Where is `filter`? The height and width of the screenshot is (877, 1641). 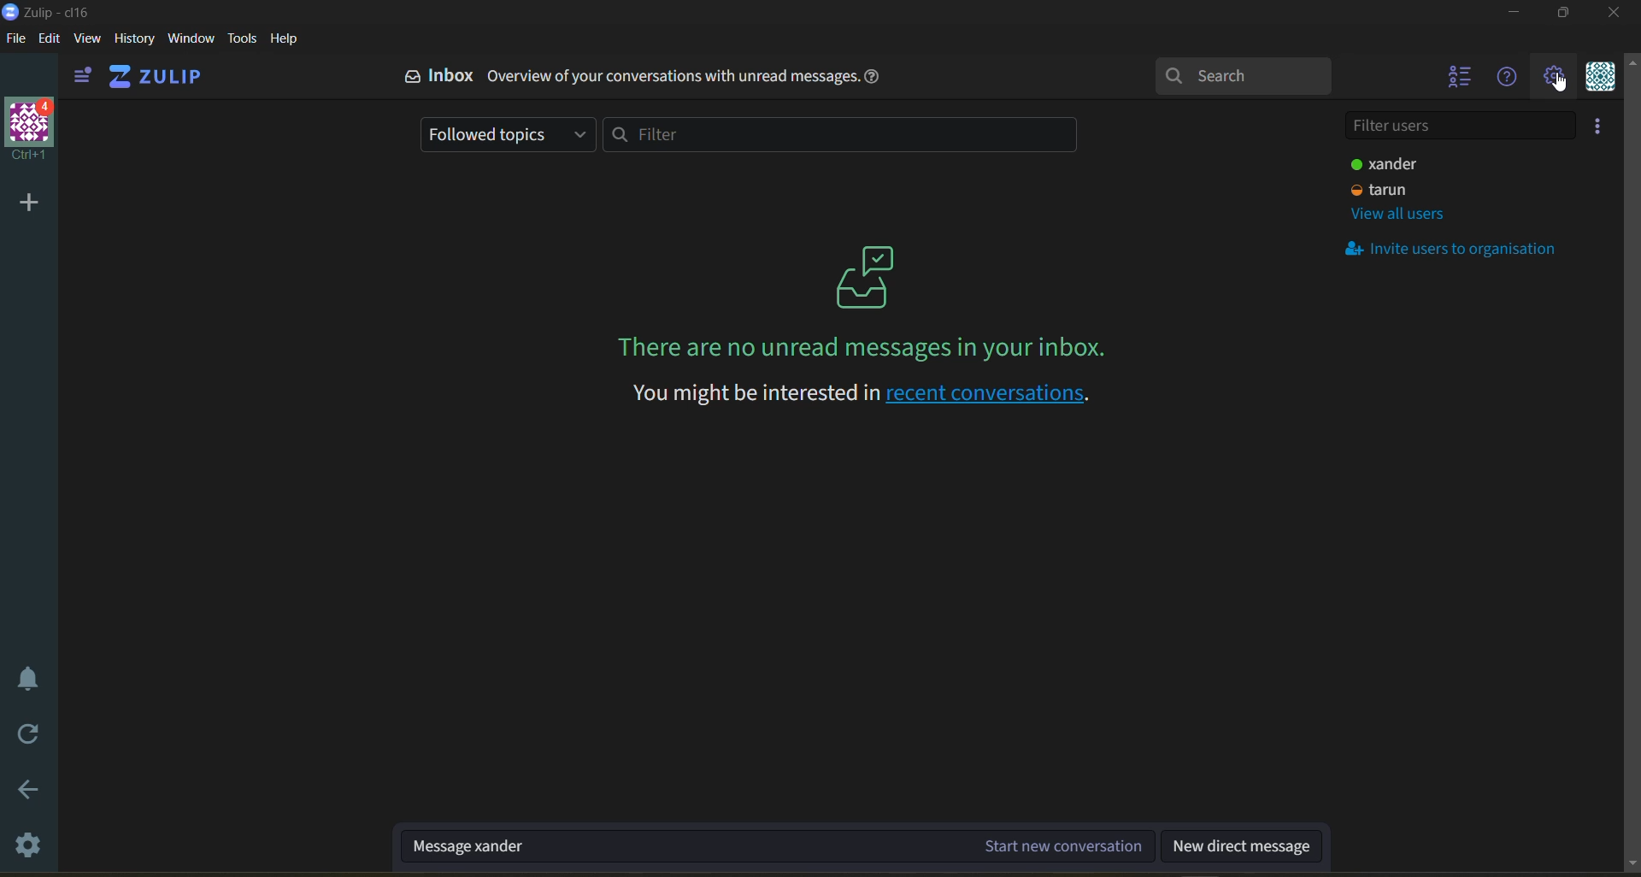 filter is located at coordinates (834, 135).